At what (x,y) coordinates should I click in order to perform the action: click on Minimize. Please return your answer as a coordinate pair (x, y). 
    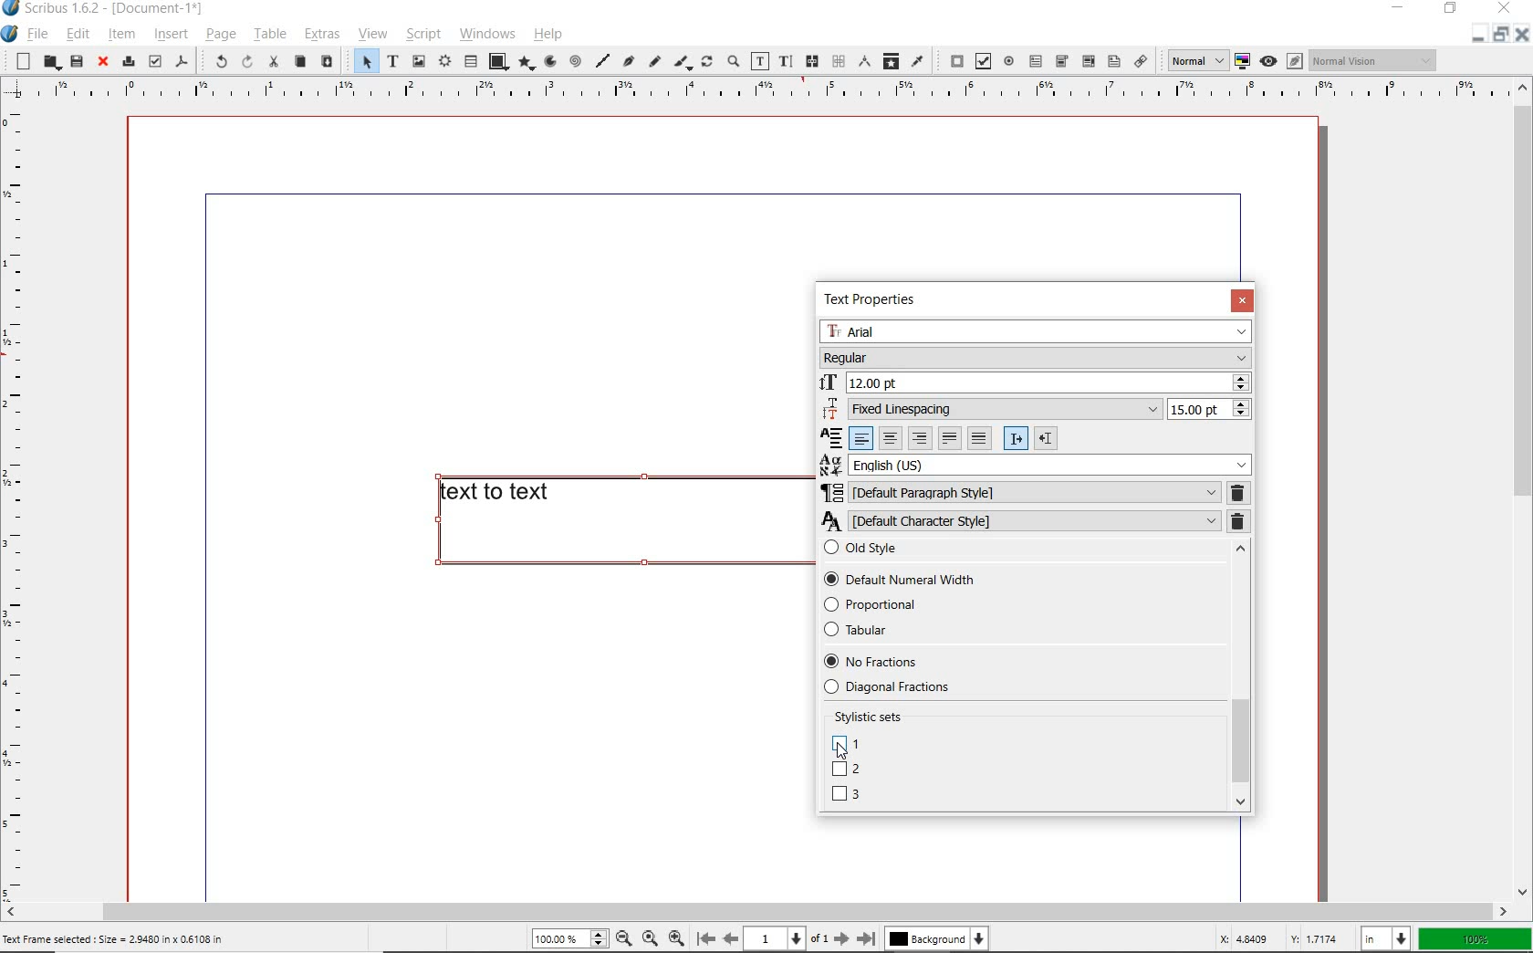
    Looking at the image, I should click on (1499, 36).